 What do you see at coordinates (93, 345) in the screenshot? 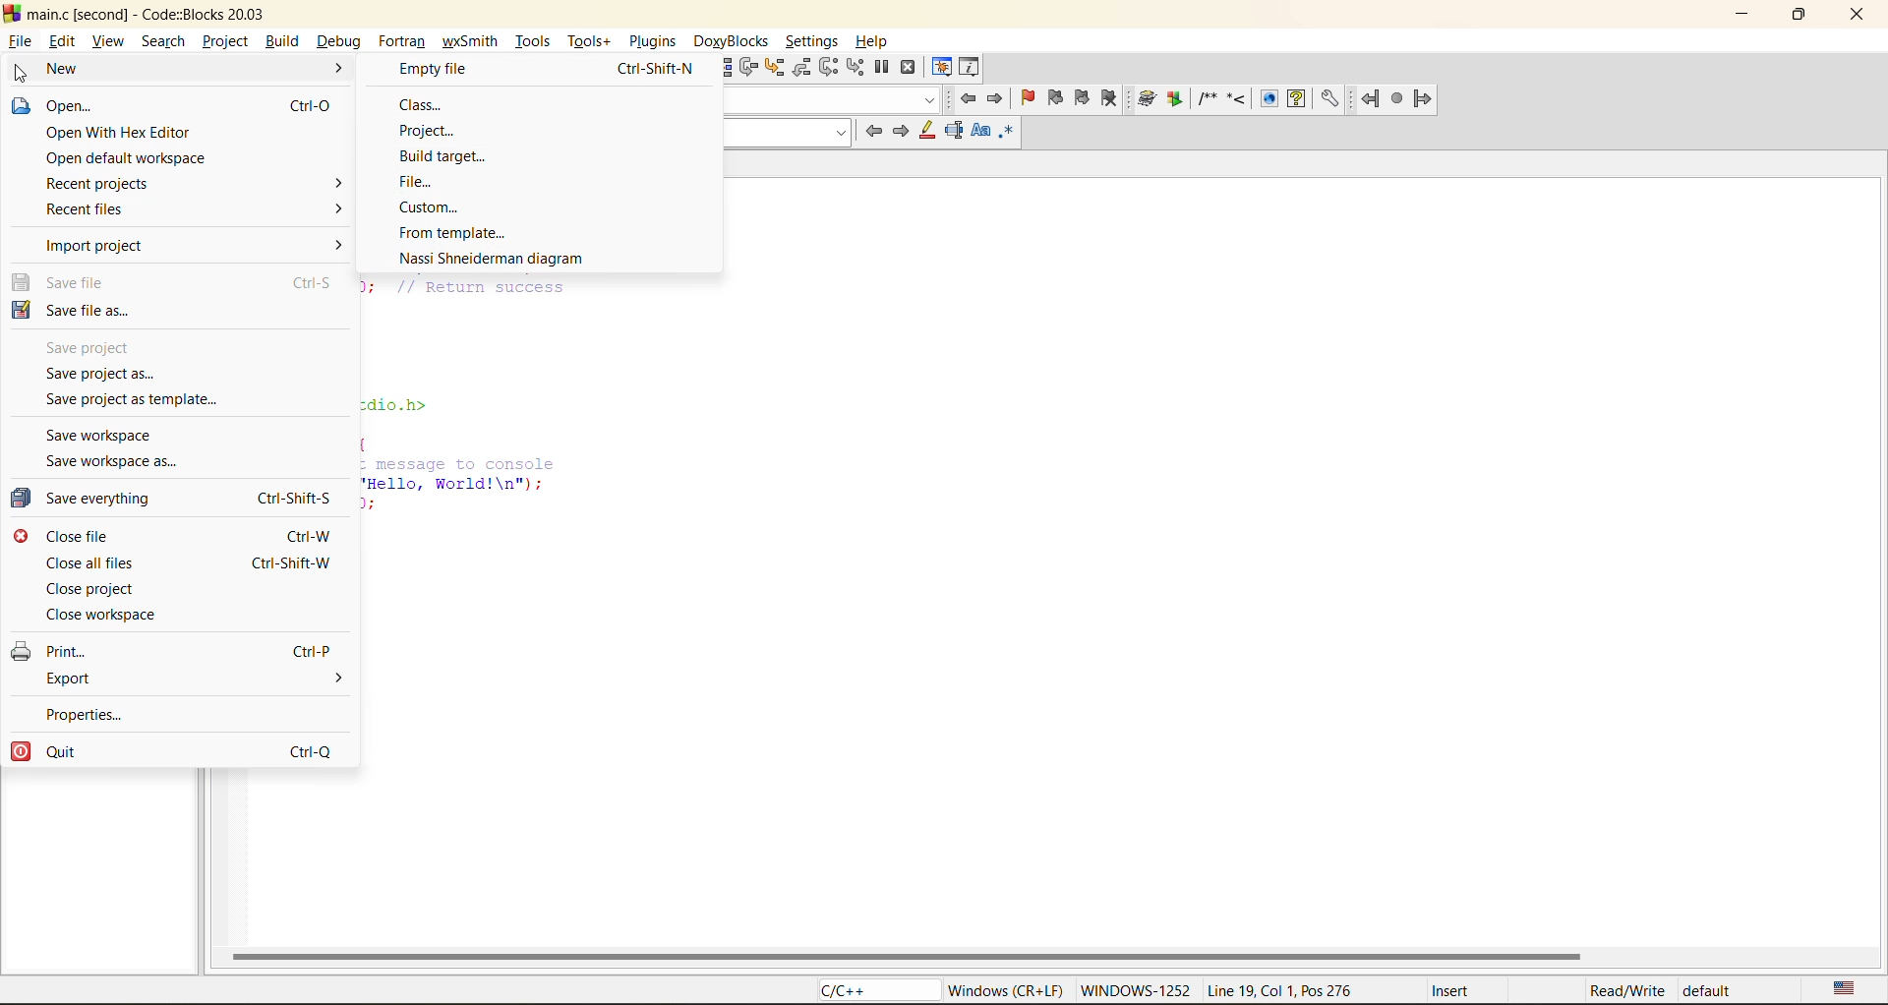
I see `save project` at bounding box center [93, 345].